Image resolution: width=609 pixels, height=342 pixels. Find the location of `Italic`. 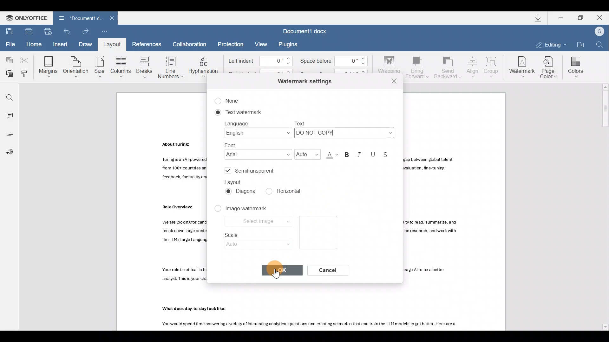

Italic is located at coordinates (361, 154).